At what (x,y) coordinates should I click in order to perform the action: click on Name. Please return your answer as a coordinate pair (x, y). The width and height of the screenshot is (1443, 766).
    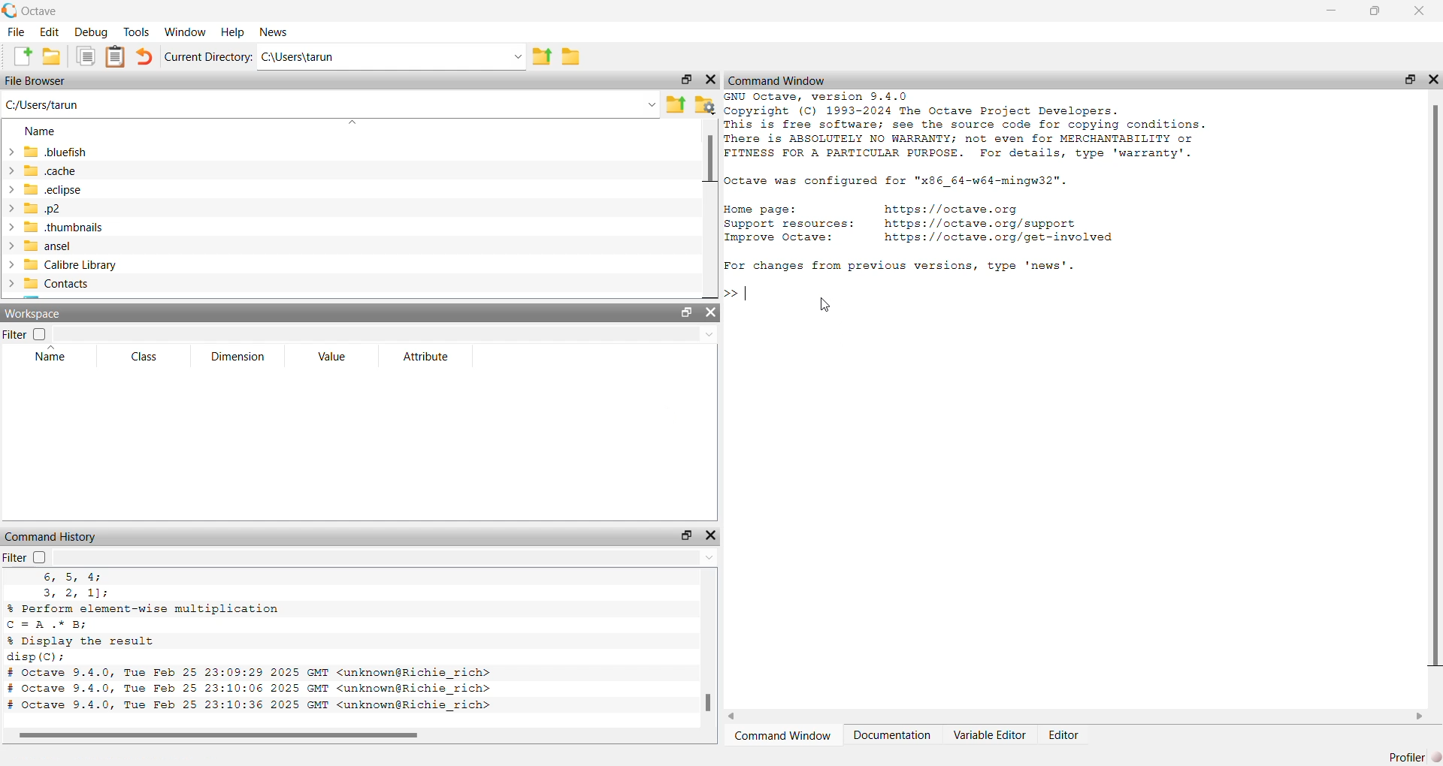
    Looking at the image, I should click on (52, 354).